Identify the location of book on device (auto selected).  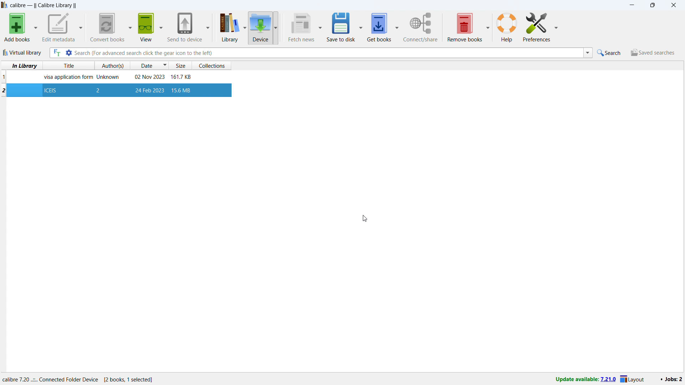
(115, 89).